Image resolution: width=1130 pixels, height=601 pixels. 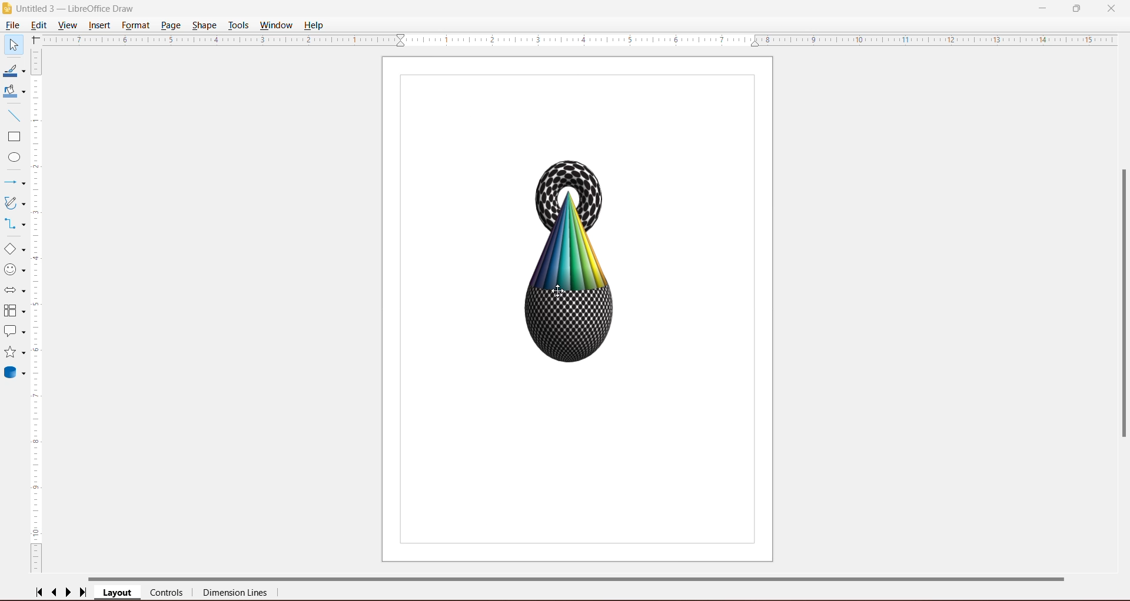 I want to click on Ellipse, so click(x=12, y=157).